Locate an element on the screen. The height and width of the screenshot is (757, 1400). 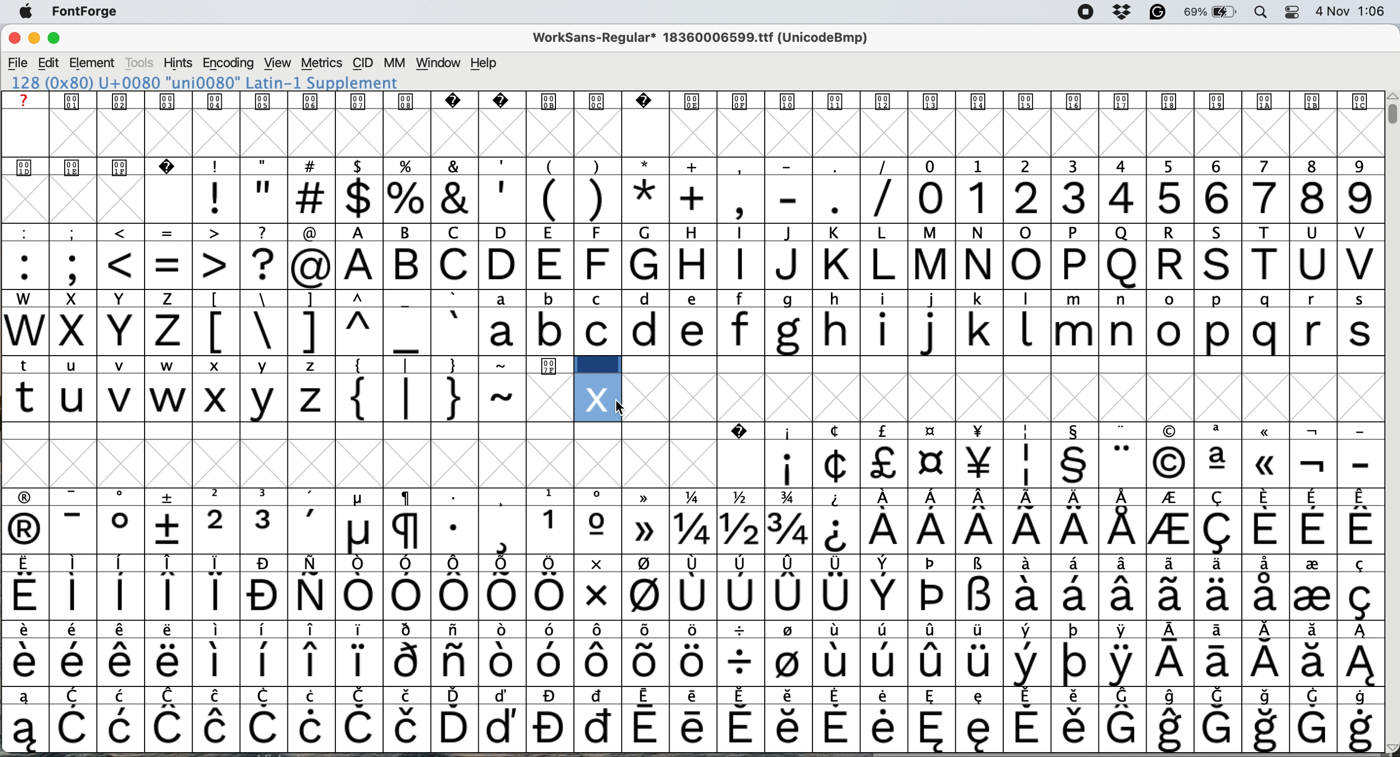
lower case and upper case text and special characters is located at coordinates (695, 297).